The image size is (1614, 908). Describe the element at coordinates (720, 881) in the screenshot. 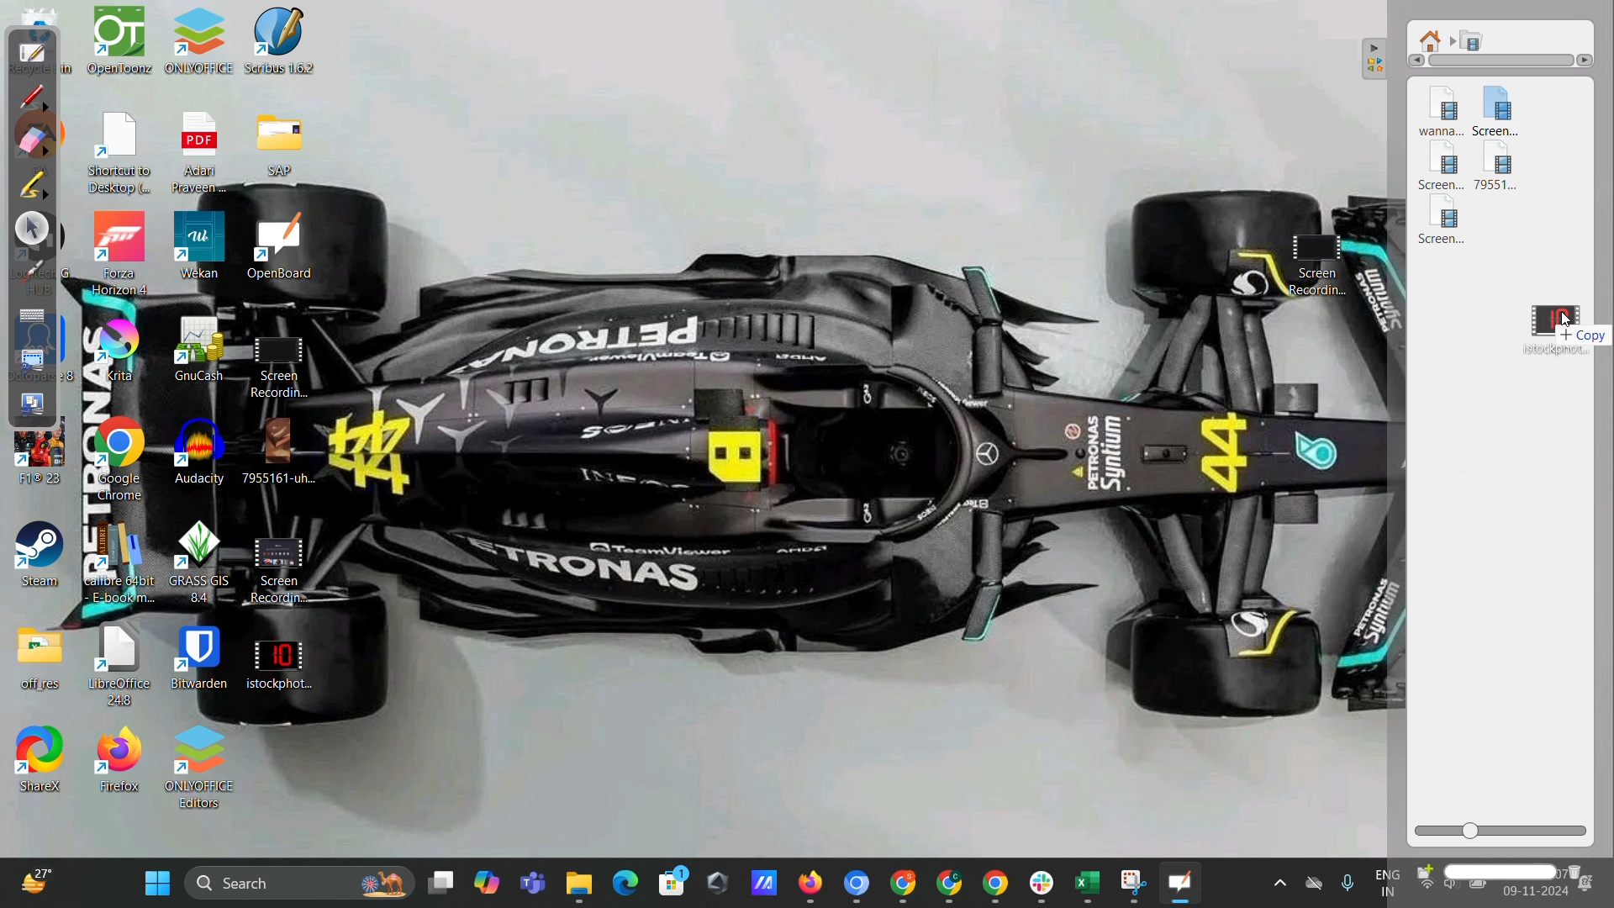

I see `shortcut on desktop taskbar` at that location.